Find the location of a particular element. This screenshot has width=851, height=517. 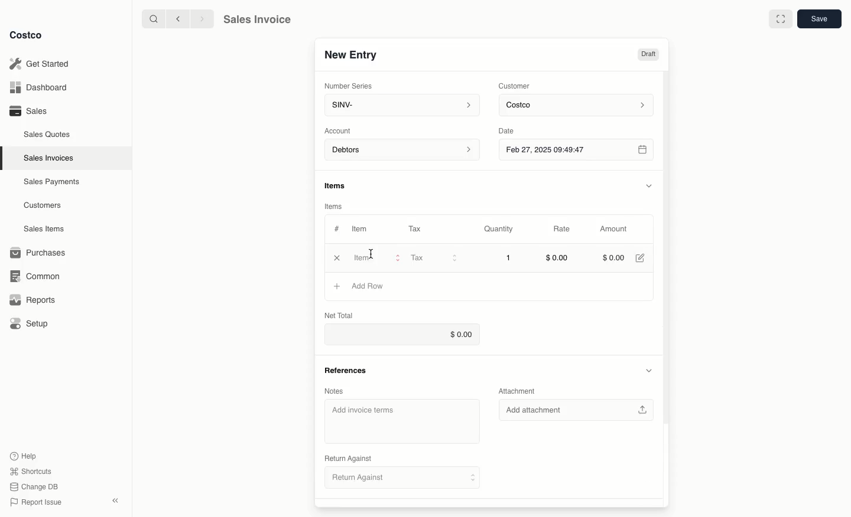

Sales Invoice is located at coordinates (256, 19).